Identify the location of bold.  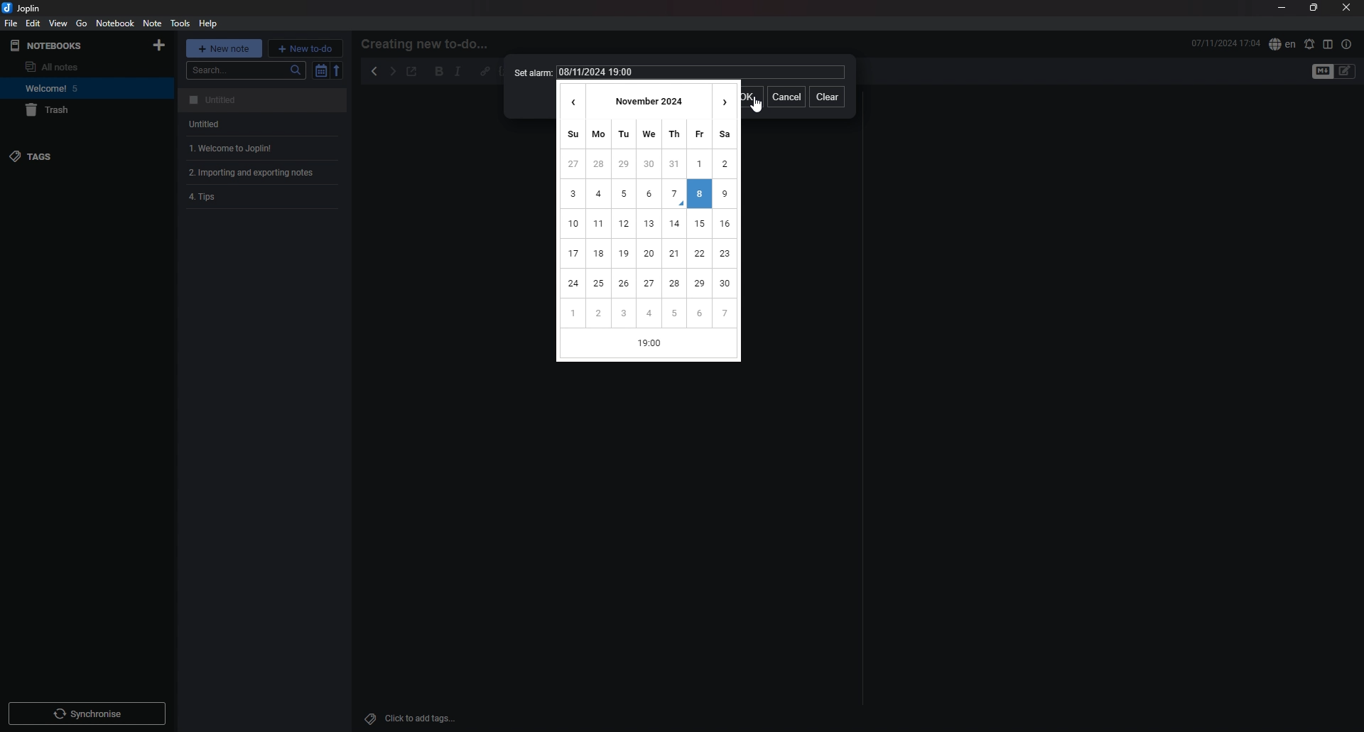
(440, 71).